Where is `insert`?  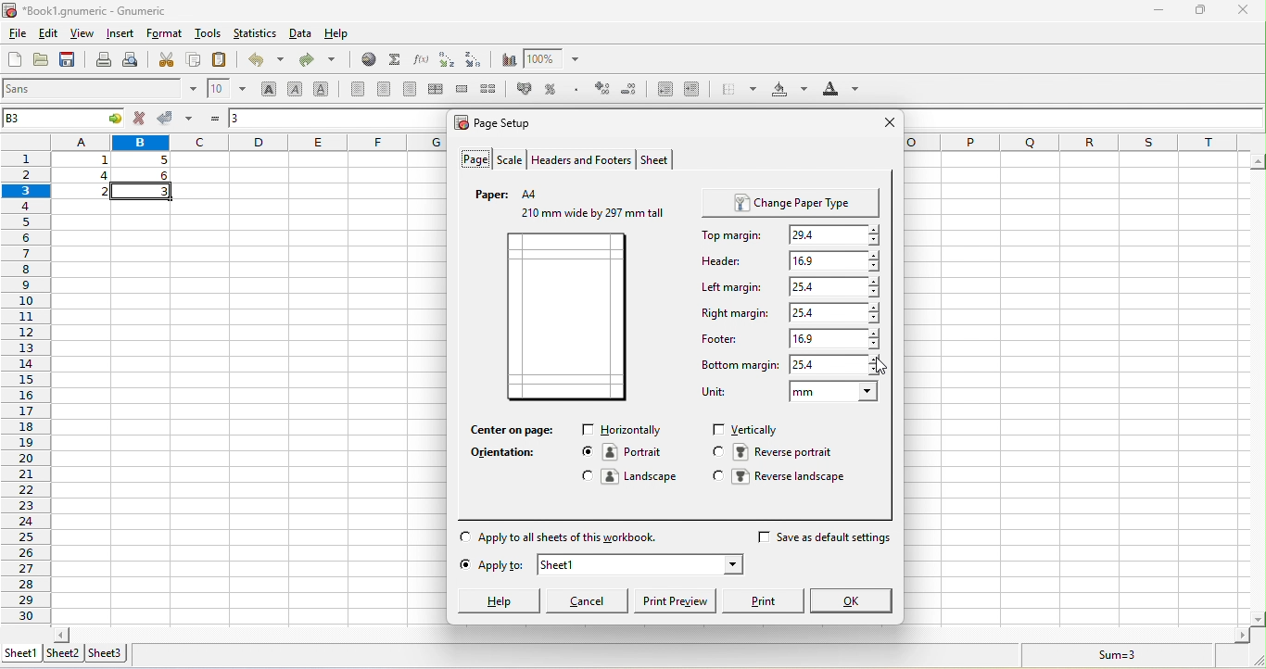
insert is located at coordinates (120, 34).